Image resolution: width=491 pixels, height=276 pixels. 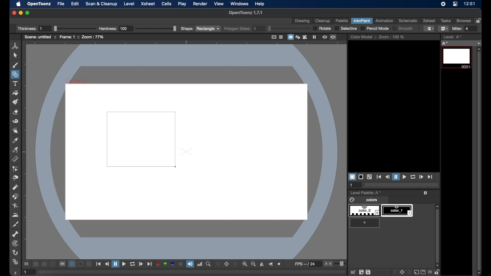 I want to click on edit, so click(x=362, y=272).